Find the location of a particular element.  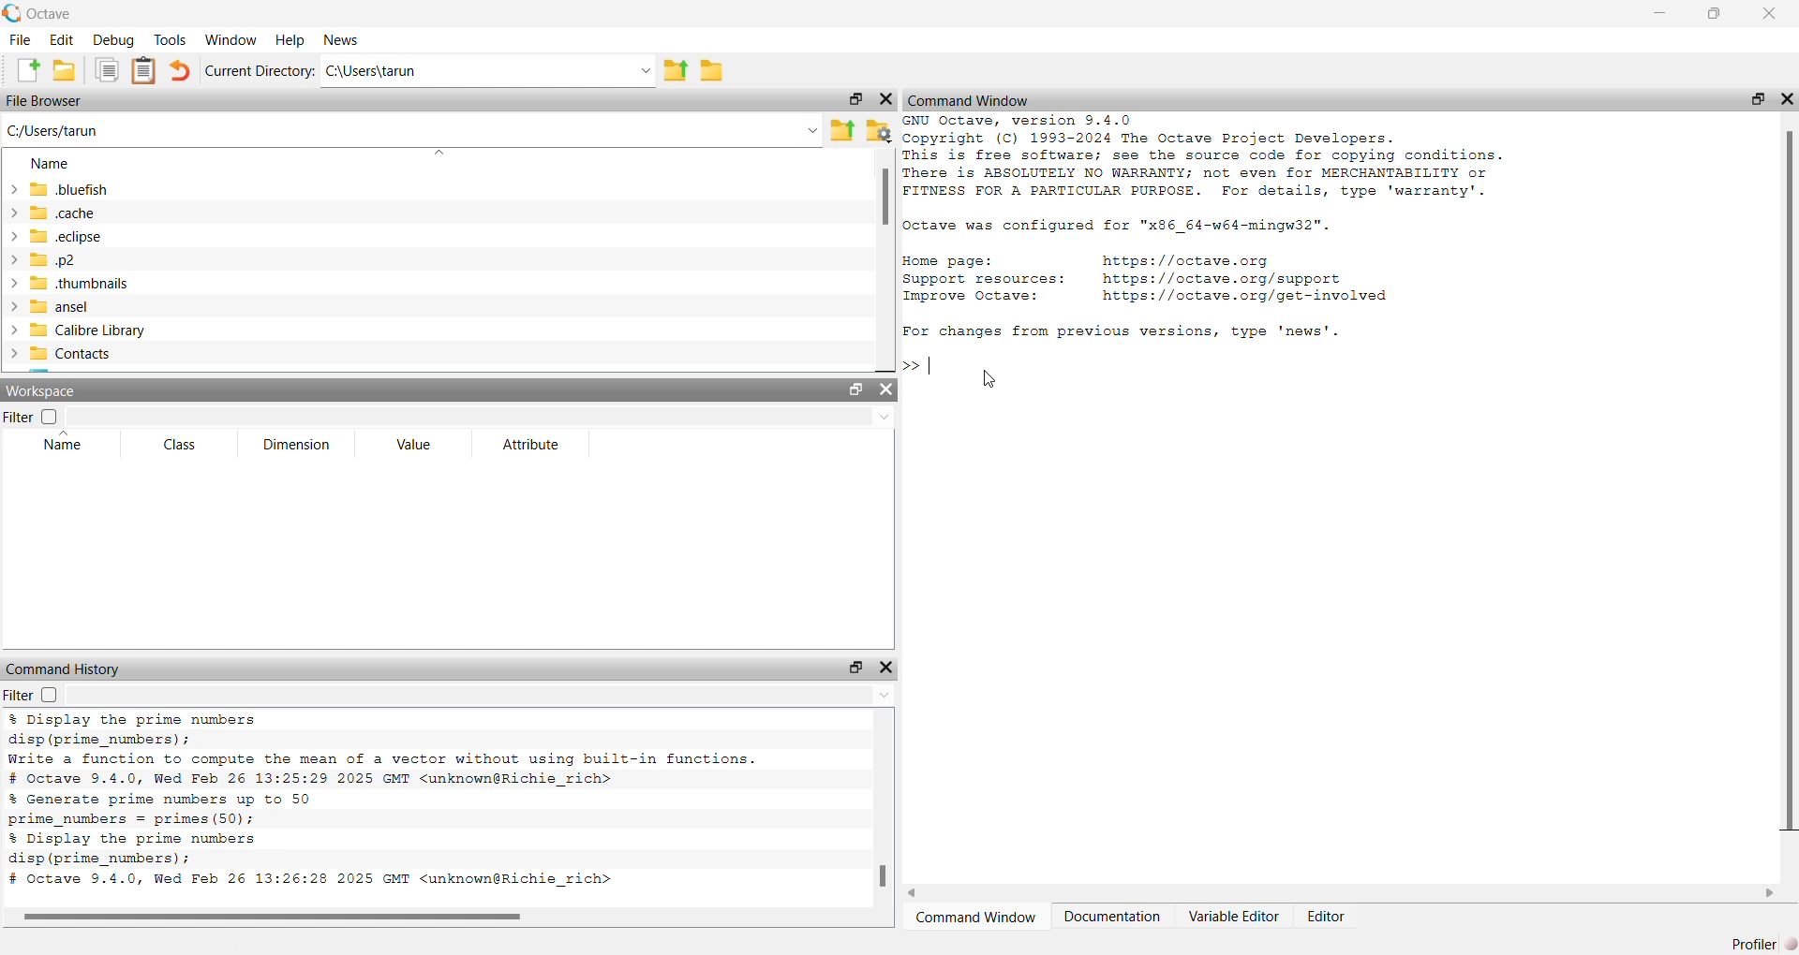

.thumbnails is located at coordinates (81, 283).